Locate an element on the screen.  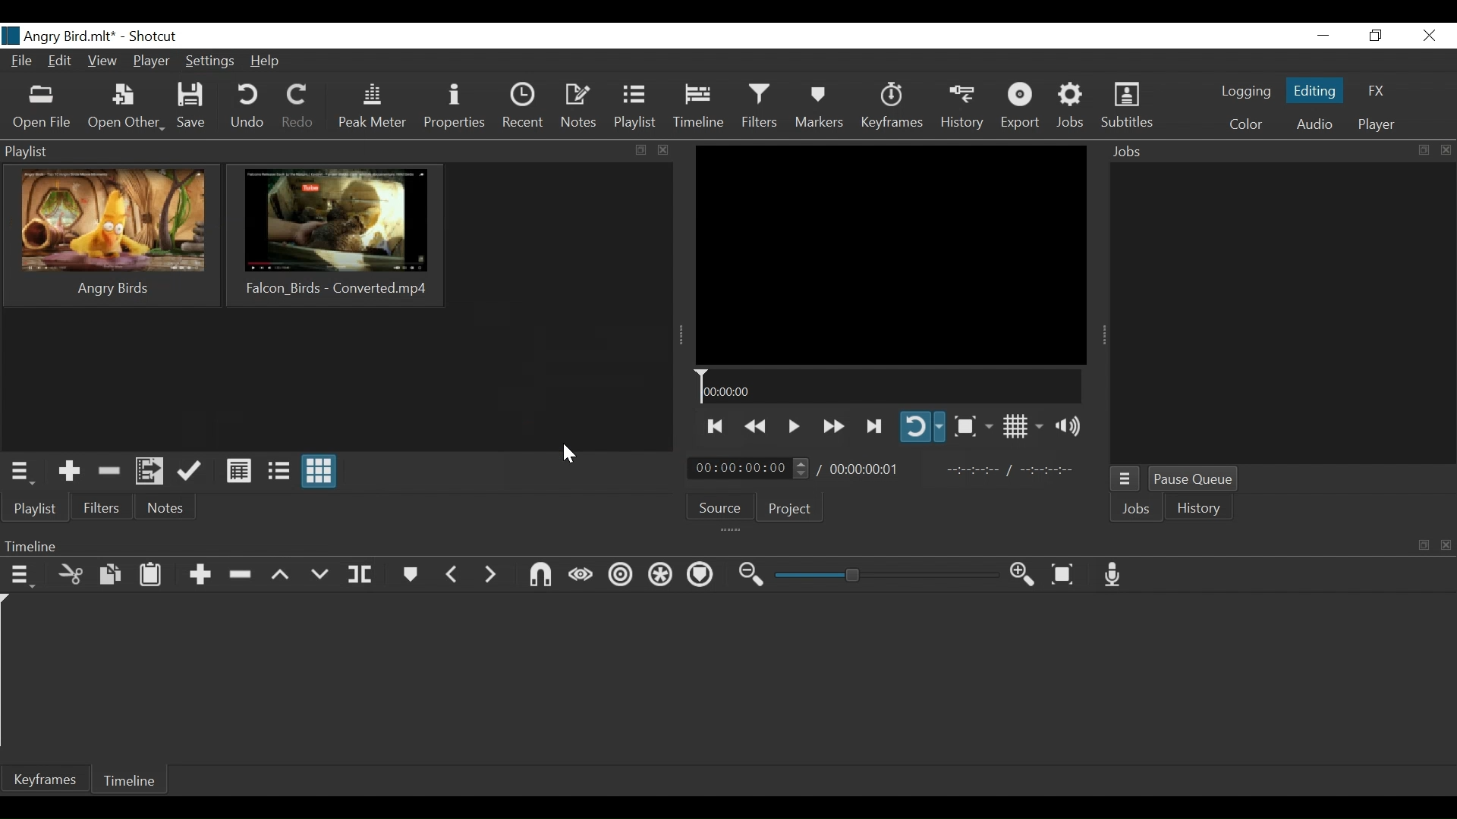
History is located at coordinates (965, 108).